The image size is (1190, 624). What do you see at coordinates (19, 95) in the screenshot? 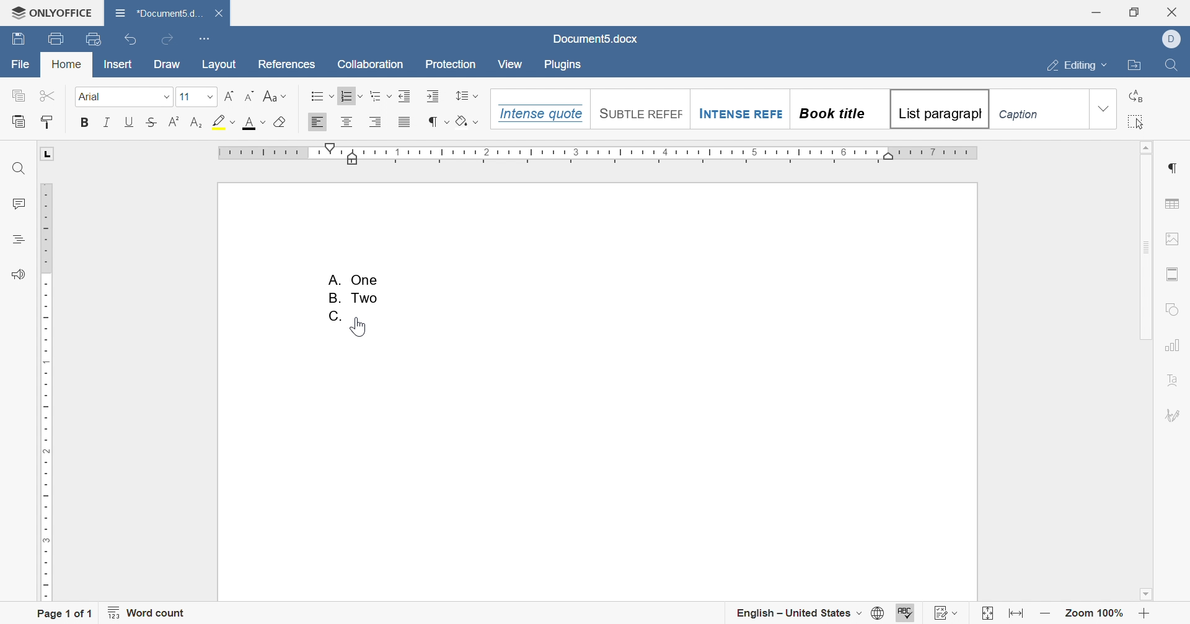
I see `copy` at bounding box center [19, 95].